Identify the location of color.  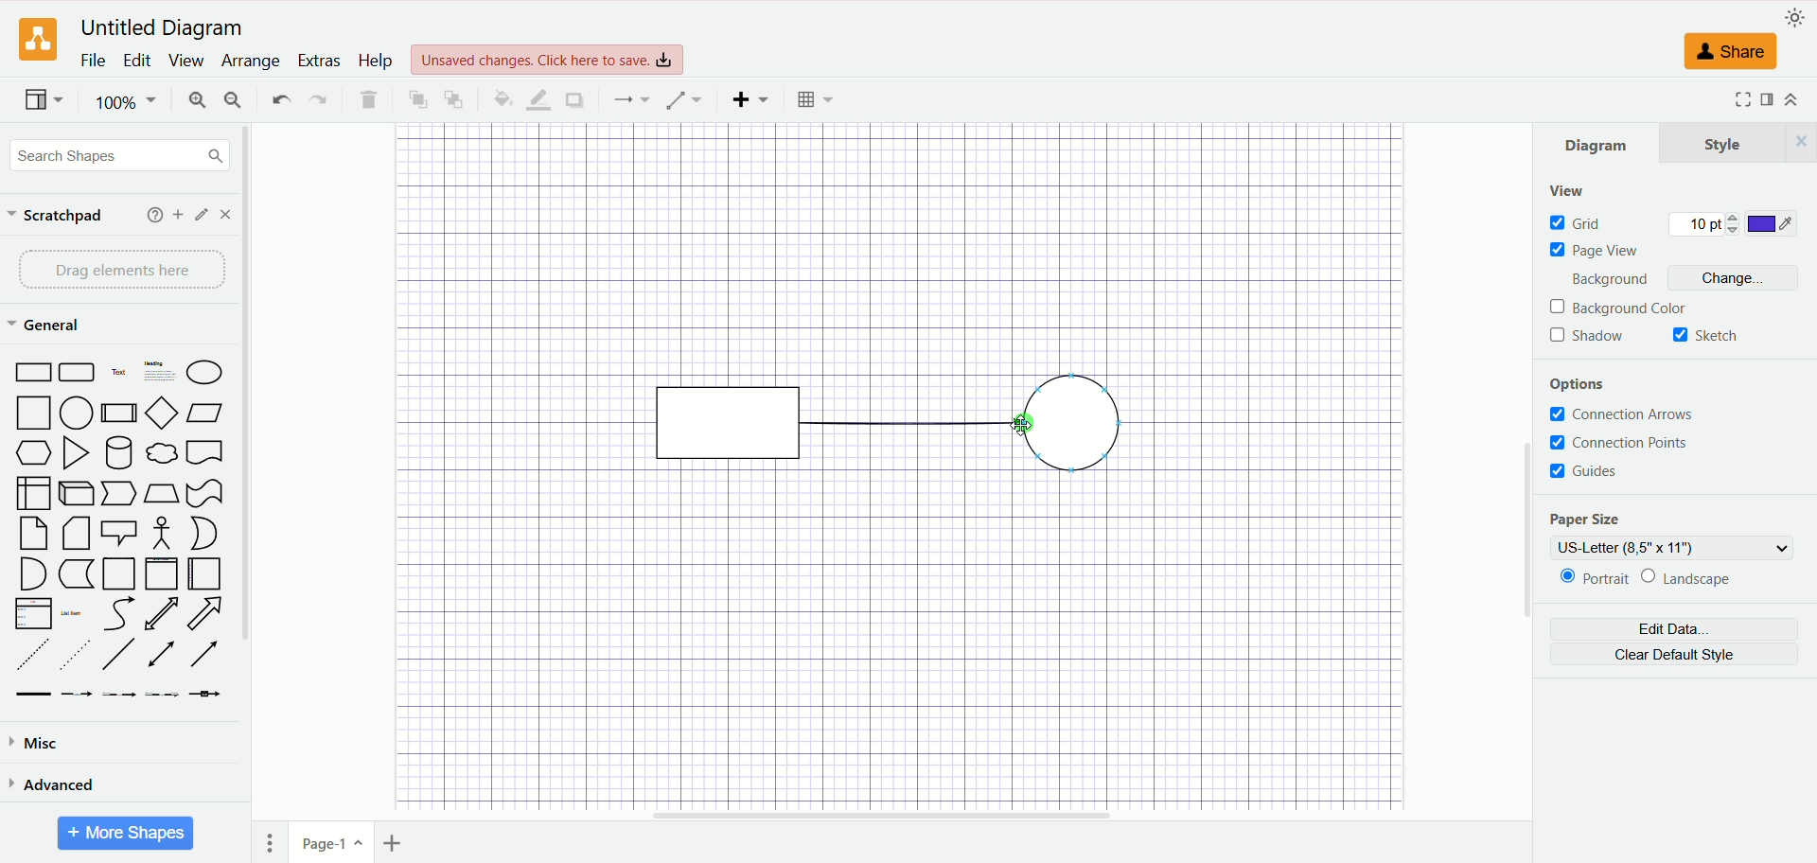
(1770, 221).